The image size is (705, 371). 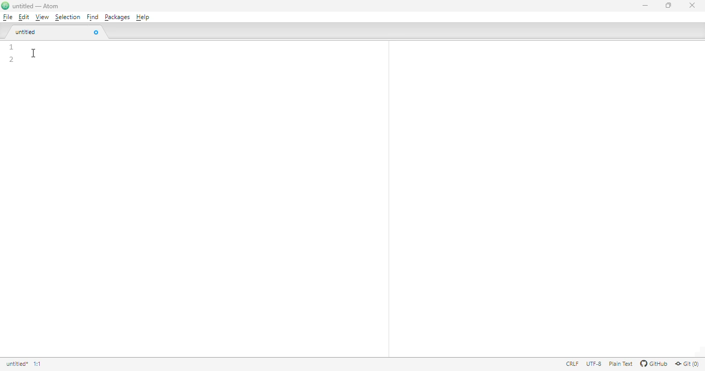 What do you see at coordinates (646, 6) in the screenshot?
I see `minimize` at bounding box center [646, 6].